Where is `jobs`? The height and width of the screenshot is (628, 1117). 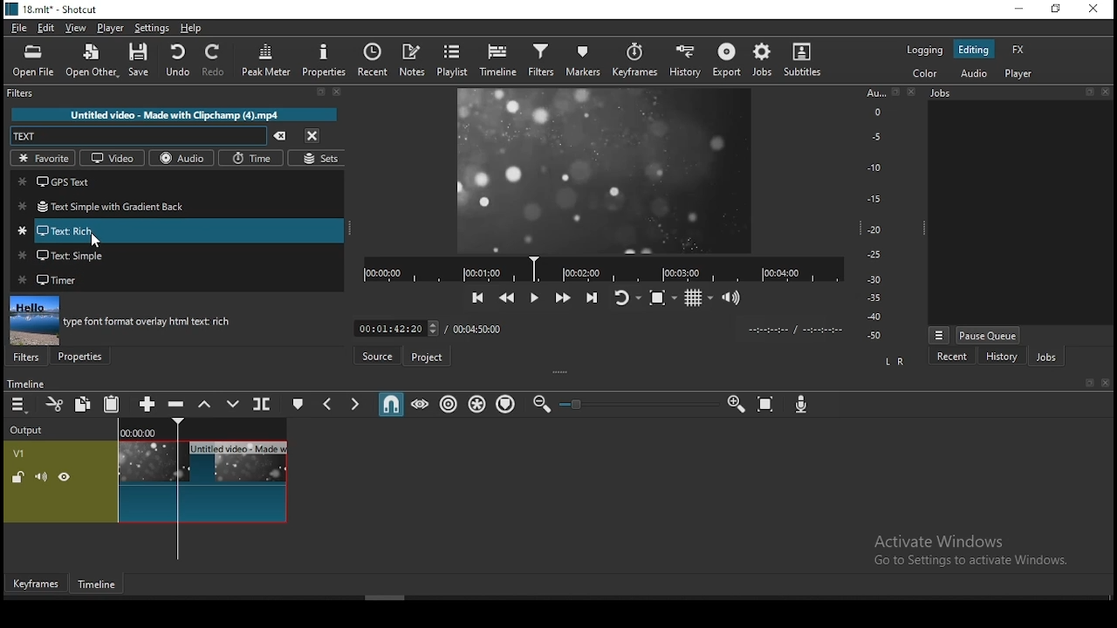 jobs is located at coordinates (764, 61).